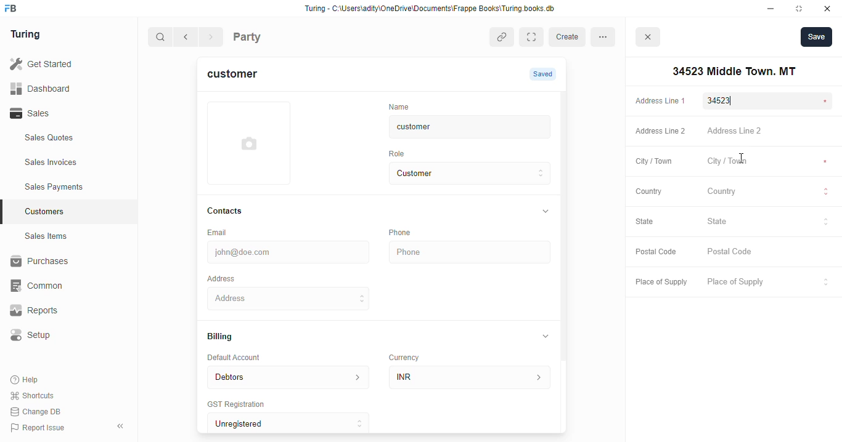 This screenshot has width=842, height=442. What do you see at coordinates (66, 139) in the screenshot?
I see `Sales Quotes` at bounding box center [66, 139].